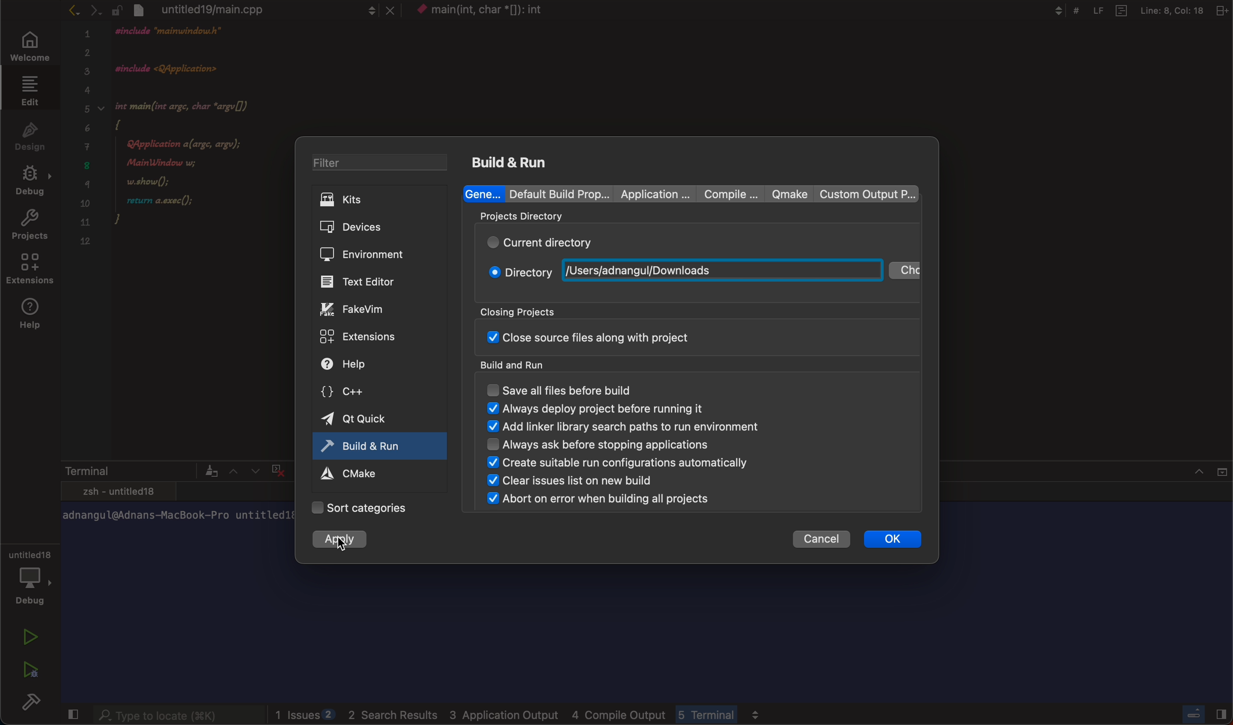 The width and height of the screenshot is (1233, 725). What do you see at coordinates (569, 482) in the screenshot?
I see `clear issues` at bounding box center [569, 482].